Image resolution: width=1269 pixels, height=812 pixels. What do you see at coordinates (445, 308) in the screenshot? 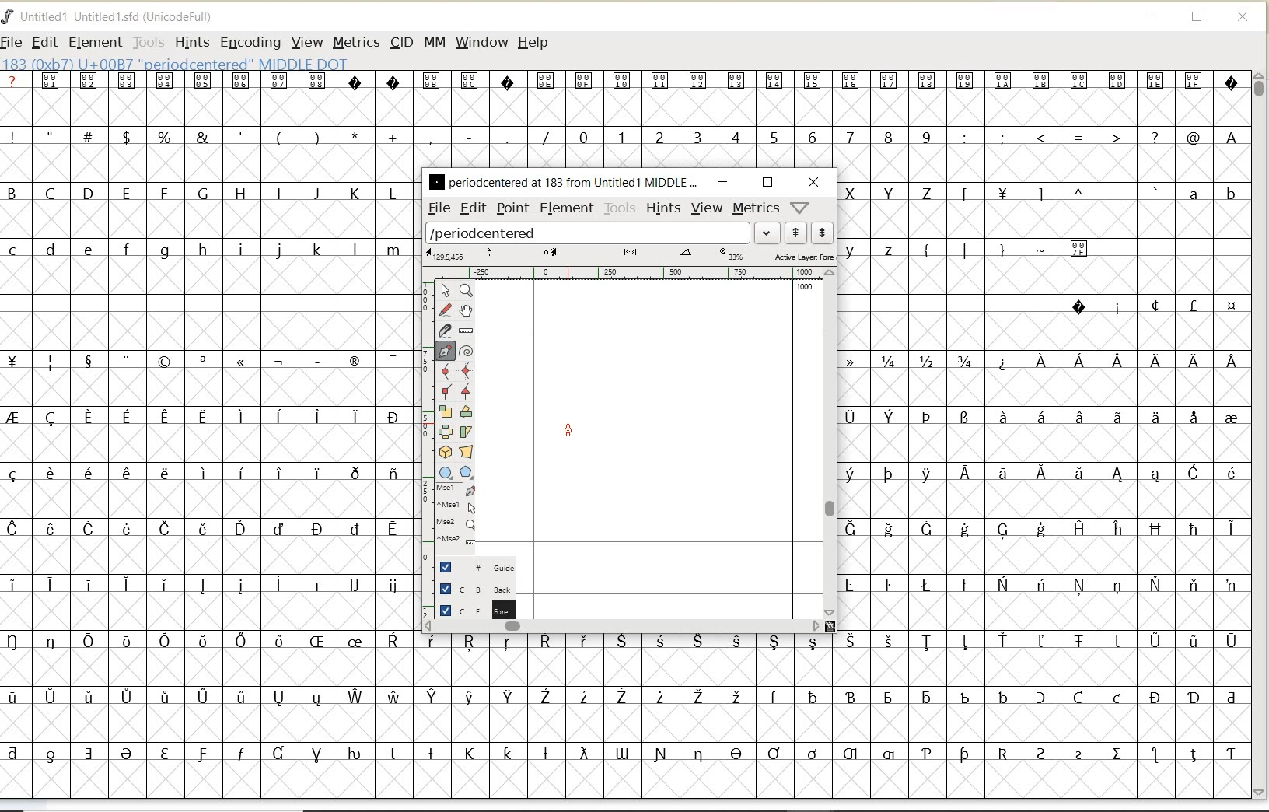
I see `draw a freehand curve` at bounding box center [445, 308].